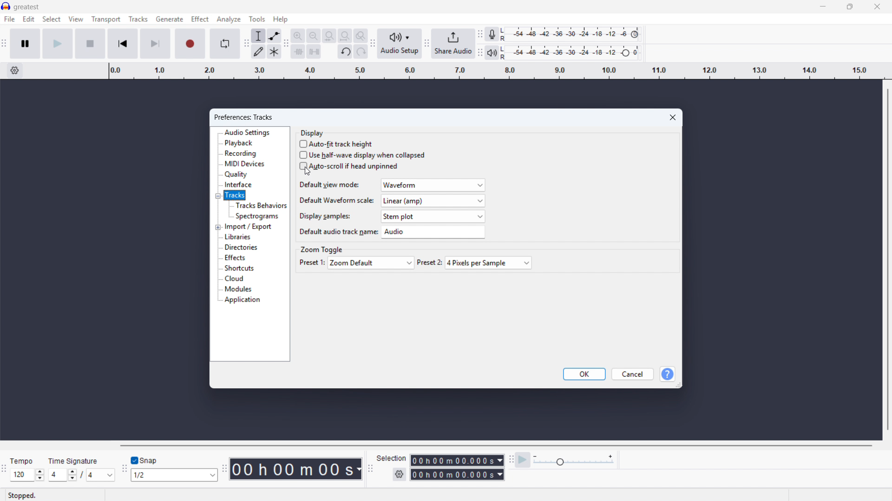 This screenshot has height=501, width=892. Describe the element at coordinates (299, 36) in the screenshot. I see `Zoom in ` at that location.